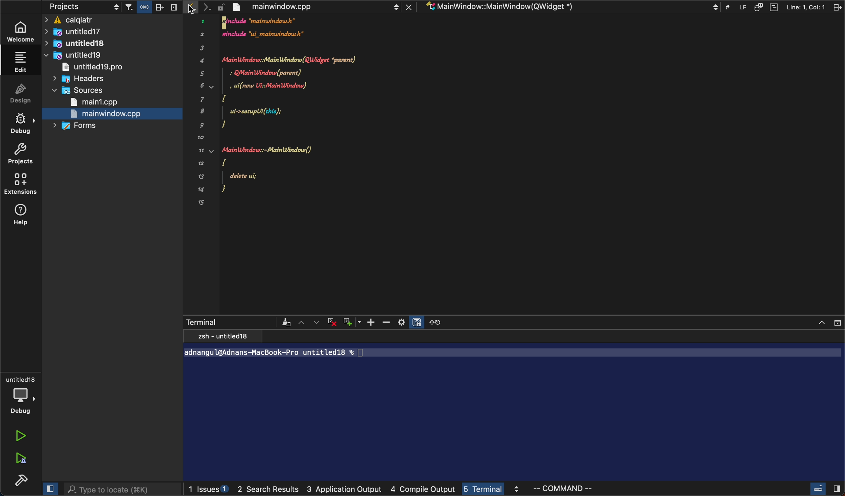  What do you see at coordinates (191, 8) in the screenshot?
I see `cursor` at bounding box center [191, 8].